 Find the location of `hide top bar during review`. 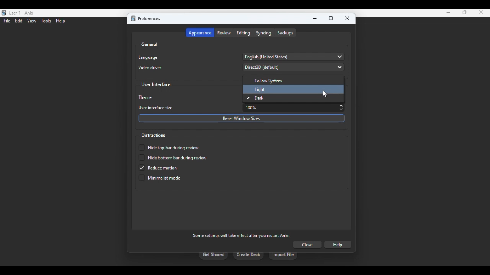

hide top bar during review is located at coordinates (169, 147).